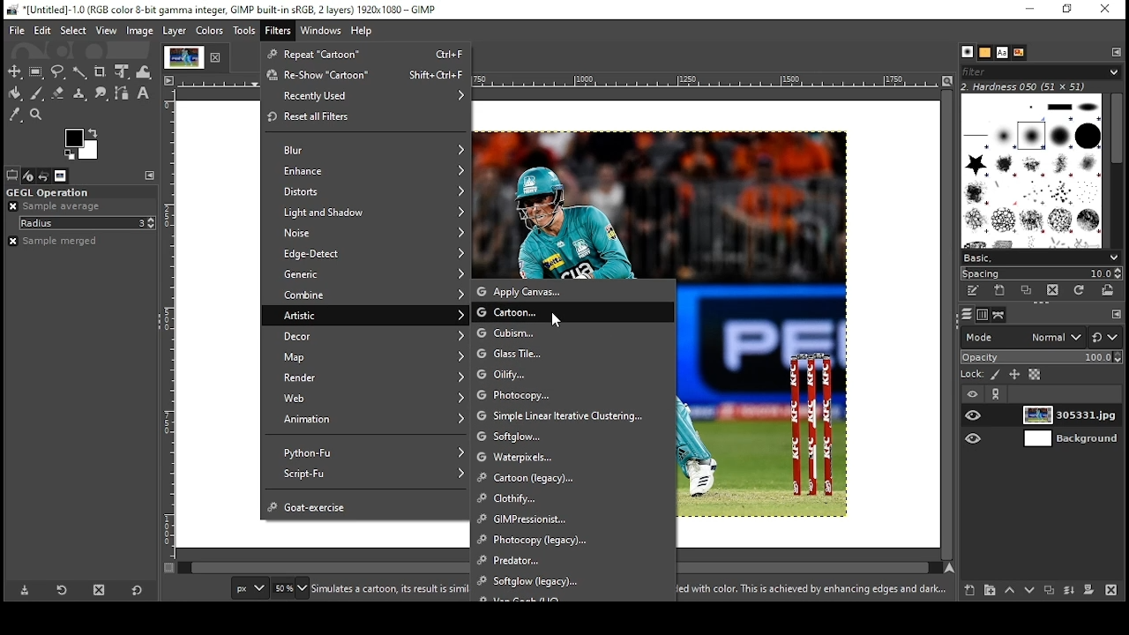 This screenshot has height=635, width=1129. I want to click on layer on/off, so click(976, 417).